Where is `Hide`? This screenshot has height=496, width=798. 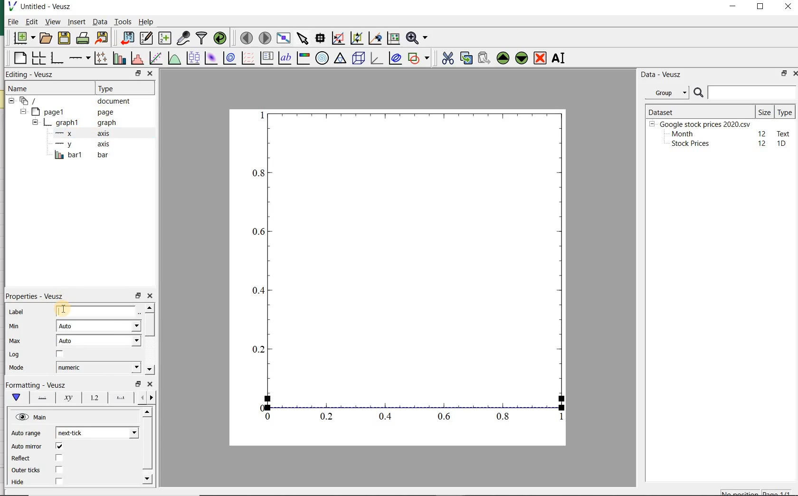
Hide is located at coordinates (20, 484).